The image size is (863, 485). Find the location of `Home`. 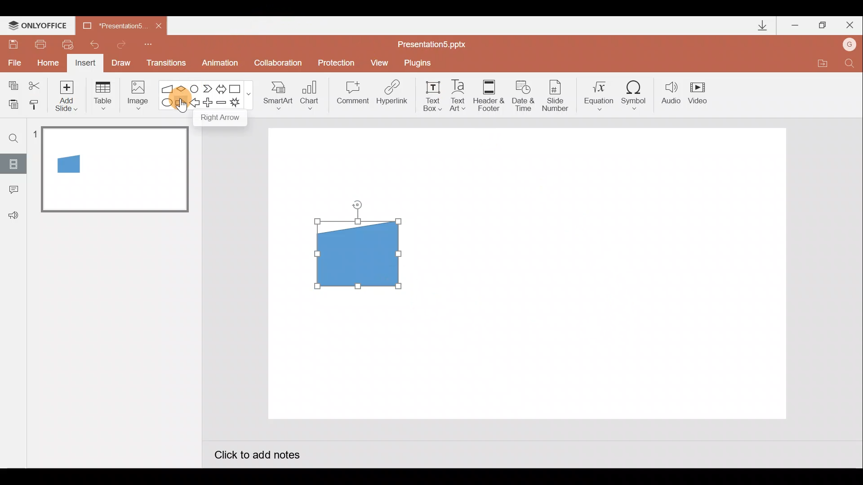

Home is located at coordinates (45, 61).